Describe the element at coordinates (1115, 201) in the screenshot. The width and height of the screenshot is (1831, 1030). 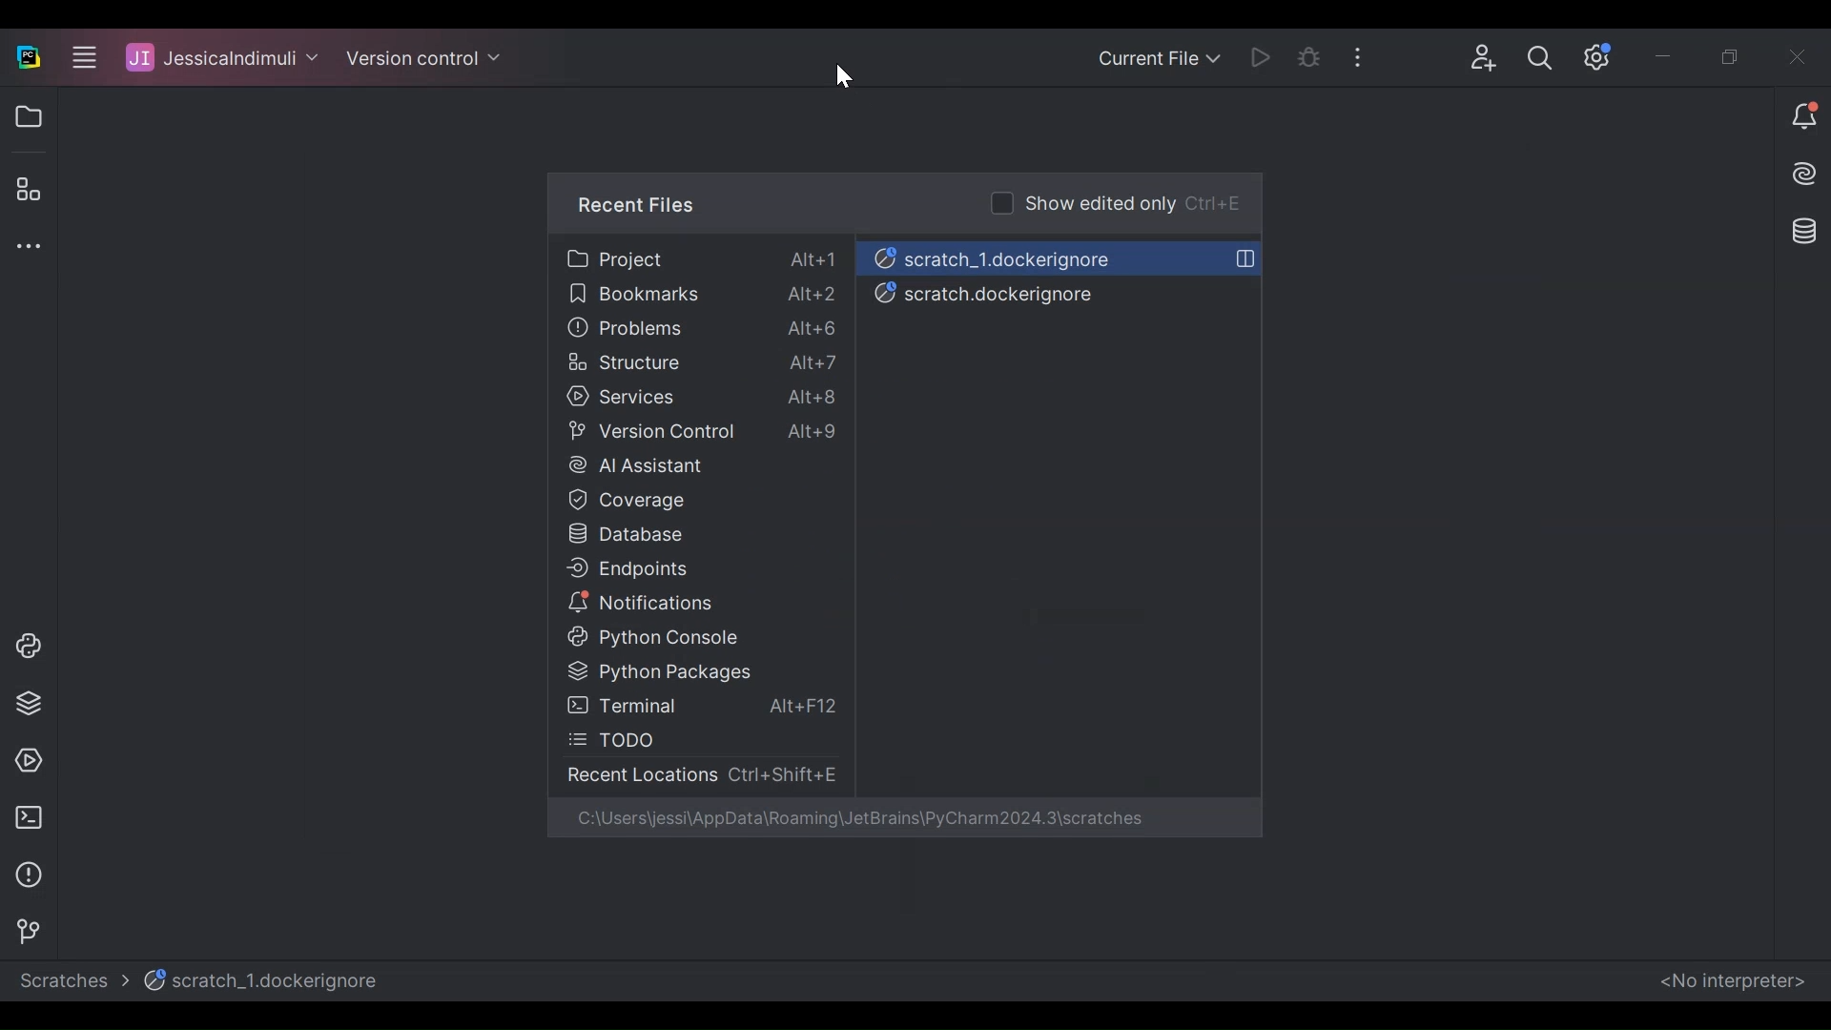
I see `(un)check Sow edited only` at that location.